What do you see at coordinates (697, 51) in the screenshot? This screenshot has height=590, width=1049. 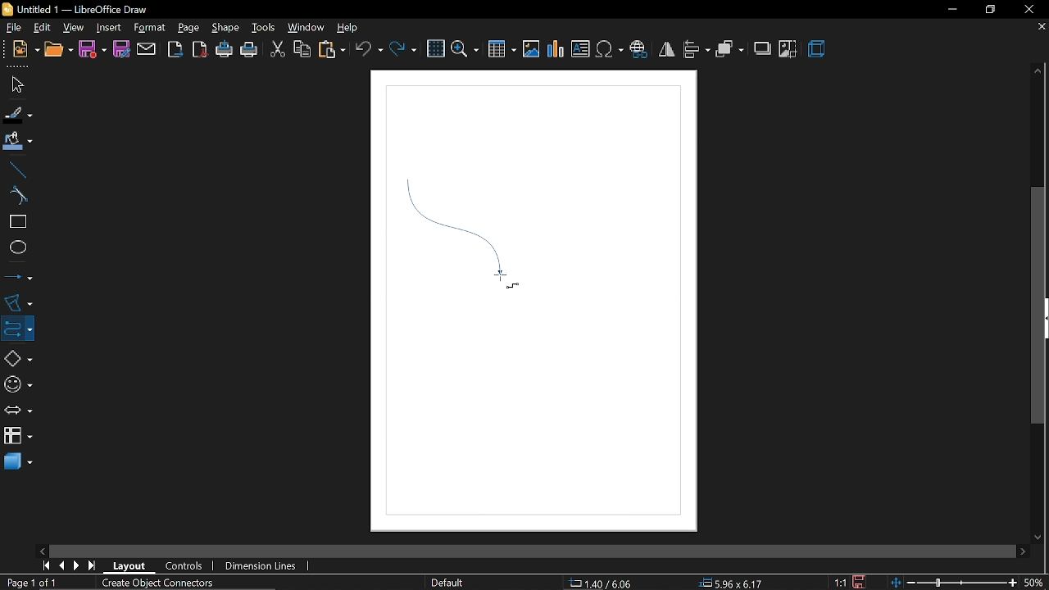 I see `align` at bounding box center [697, 51].